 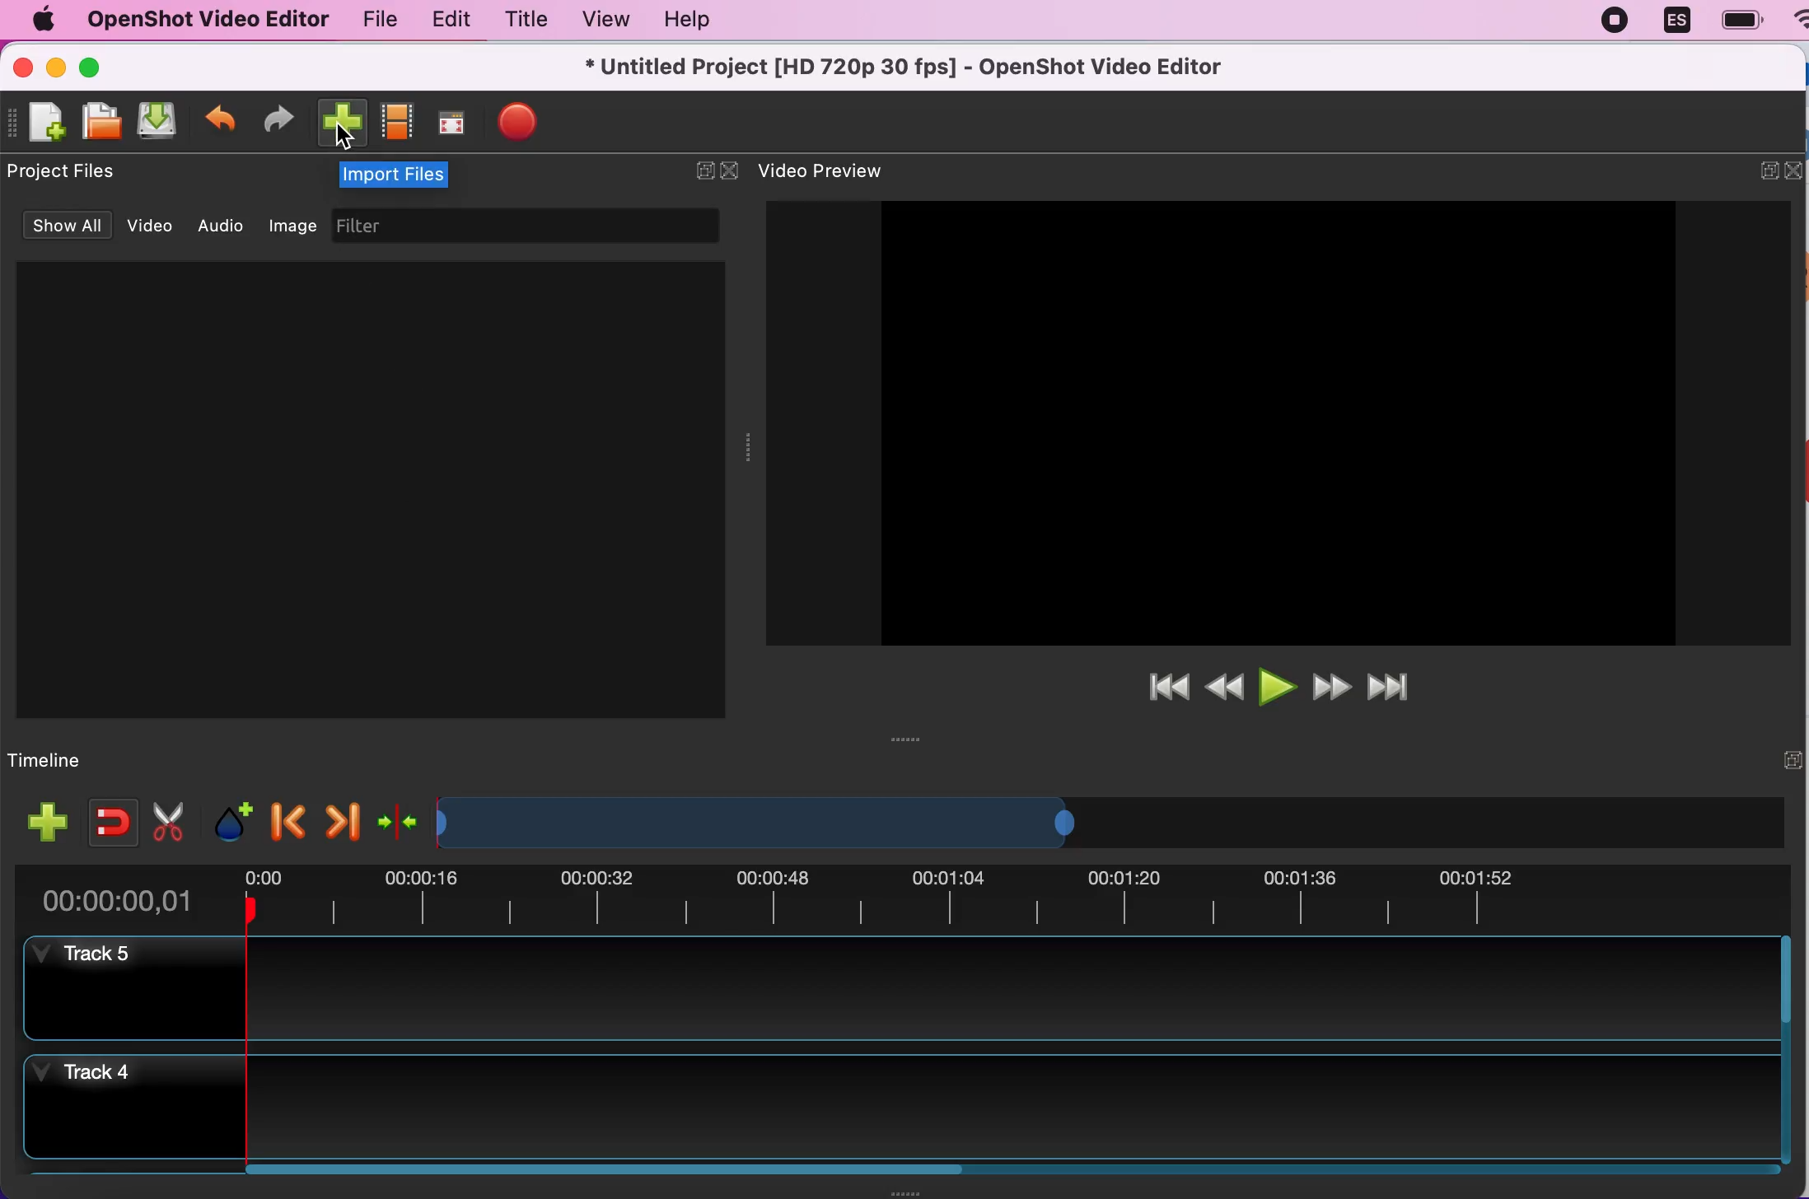 I want to click on expand/hide, so click(x=1760, y=169).